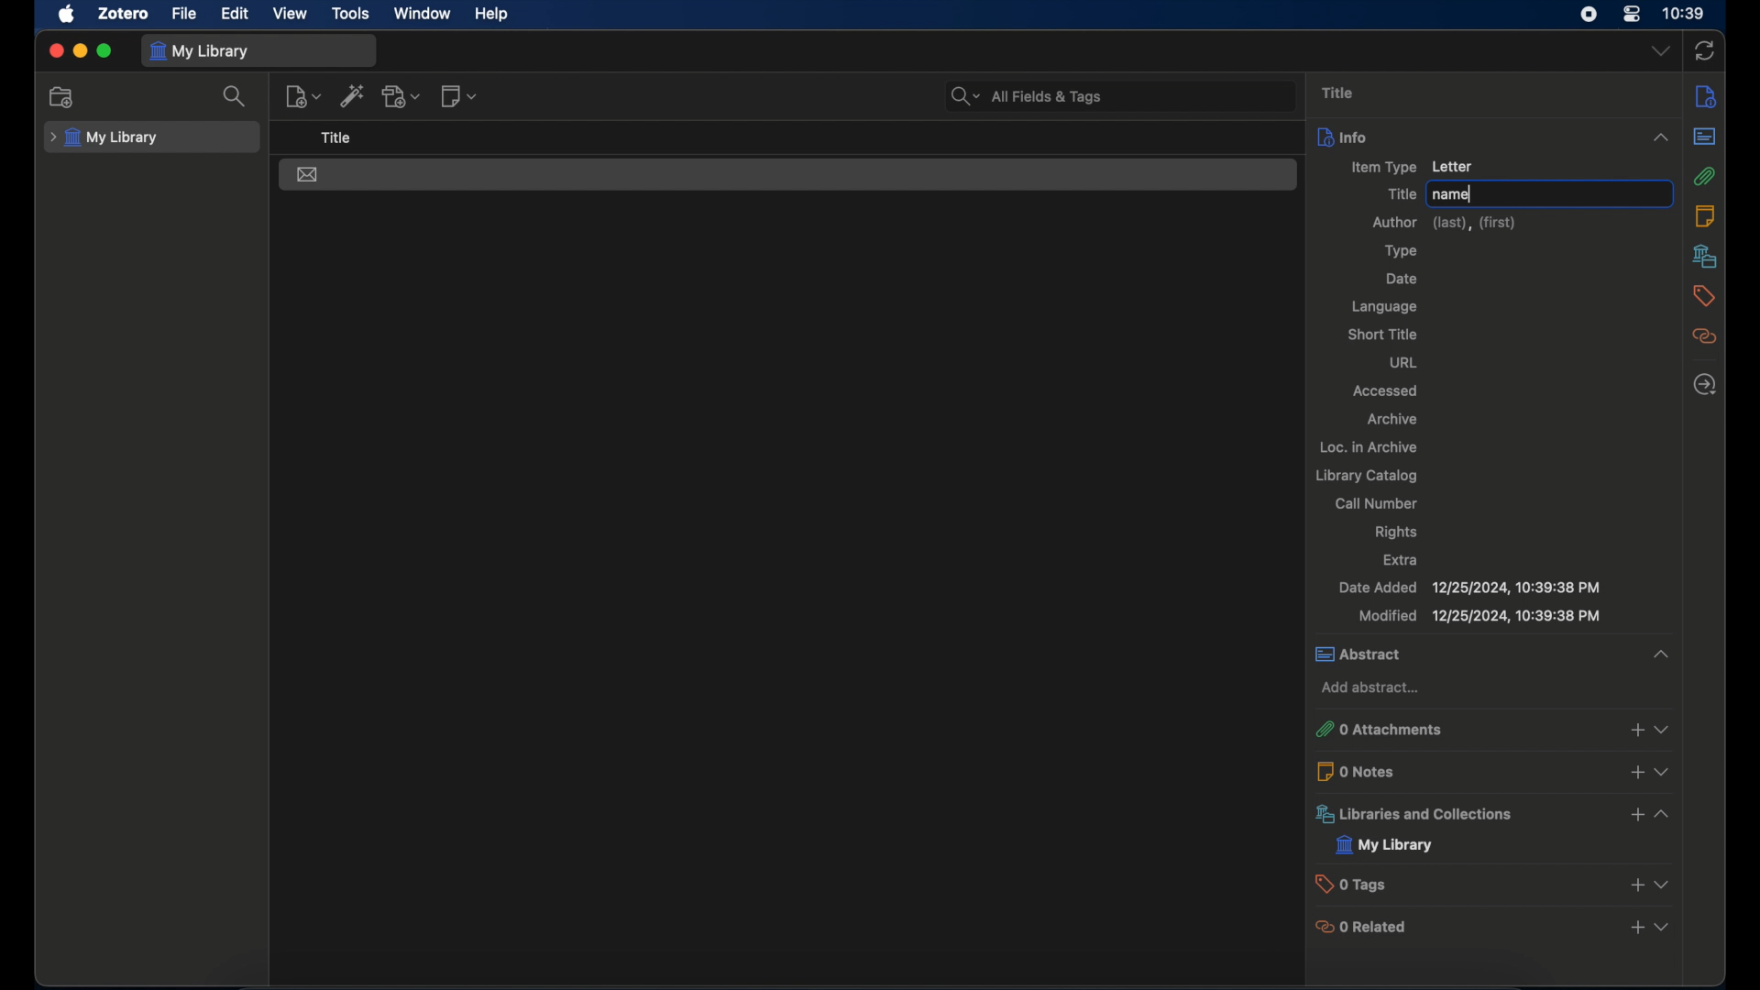 The image size is (1760, 990). Describe the element at coordinates (1663, 774) in the screenshot. I see `view more` at that location.